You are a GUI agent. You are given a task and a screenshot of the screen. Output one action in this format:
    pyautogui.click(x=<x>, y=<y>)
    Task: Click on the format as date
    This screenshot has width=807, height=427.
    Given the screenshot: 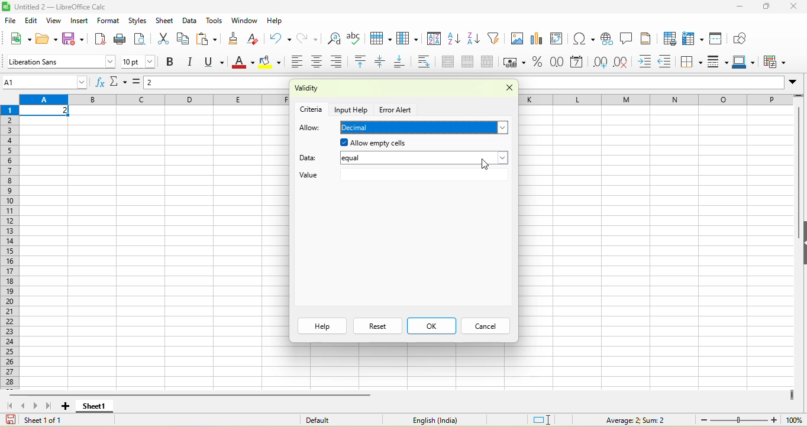 What is the action you would take?
    pyautogui.click(x=577, y=63)
    